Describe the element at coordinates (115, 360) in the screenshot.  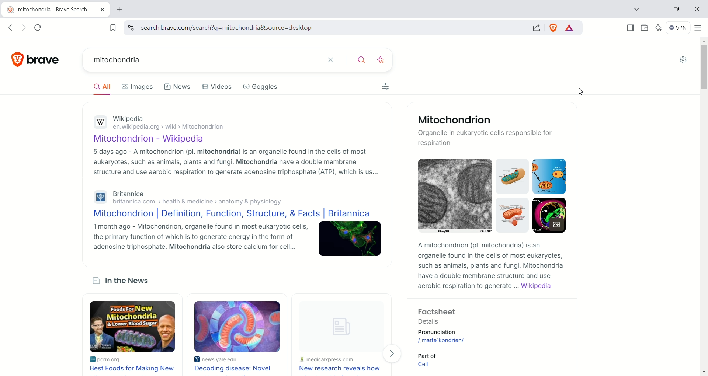
I see `pcrm.org` at that location.